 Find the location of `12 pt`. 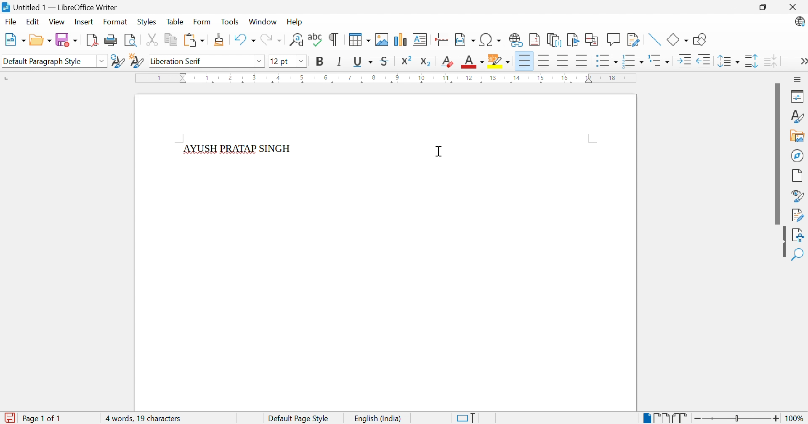

12 pt is located at coordinates (279, 61).